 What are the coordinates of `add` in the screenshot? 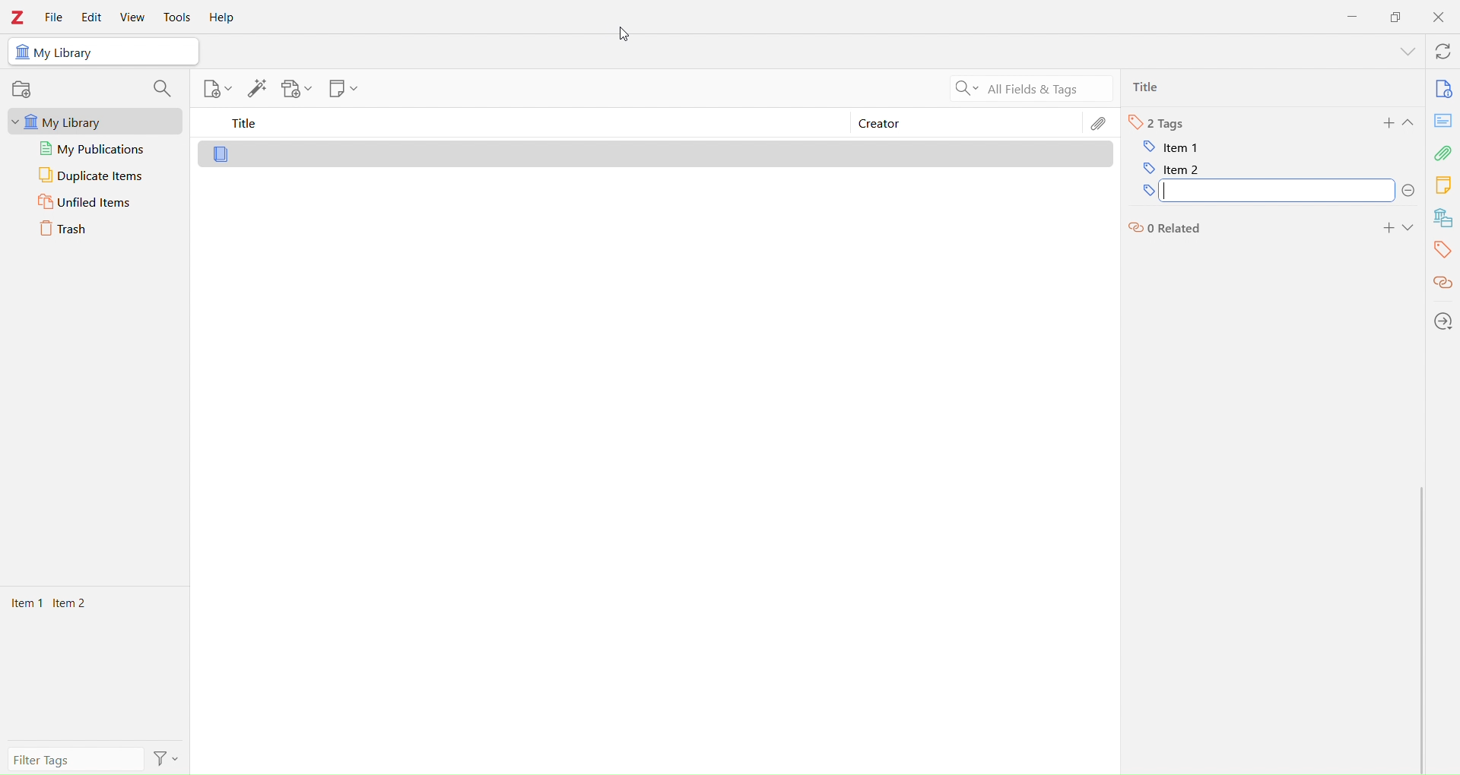 It's located at (1389, 229).